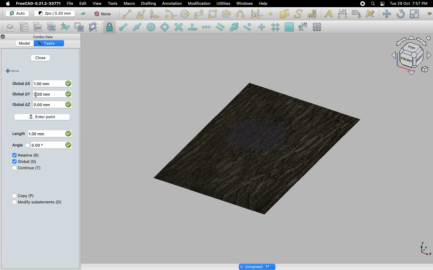 Image resolution: width=433 pixels, height=270 pixels. Describe the element at coordinates (70, 4) in the screenshot. I see `File` at that location.